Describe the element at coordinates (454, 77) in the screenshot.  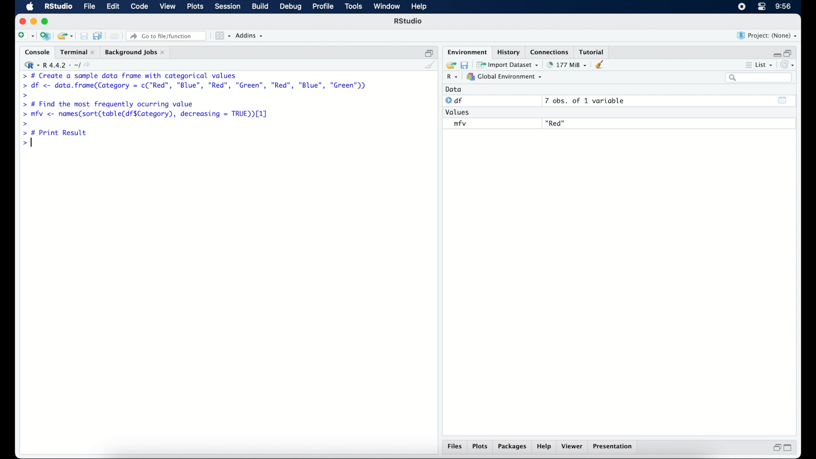
I see `R` at that location.